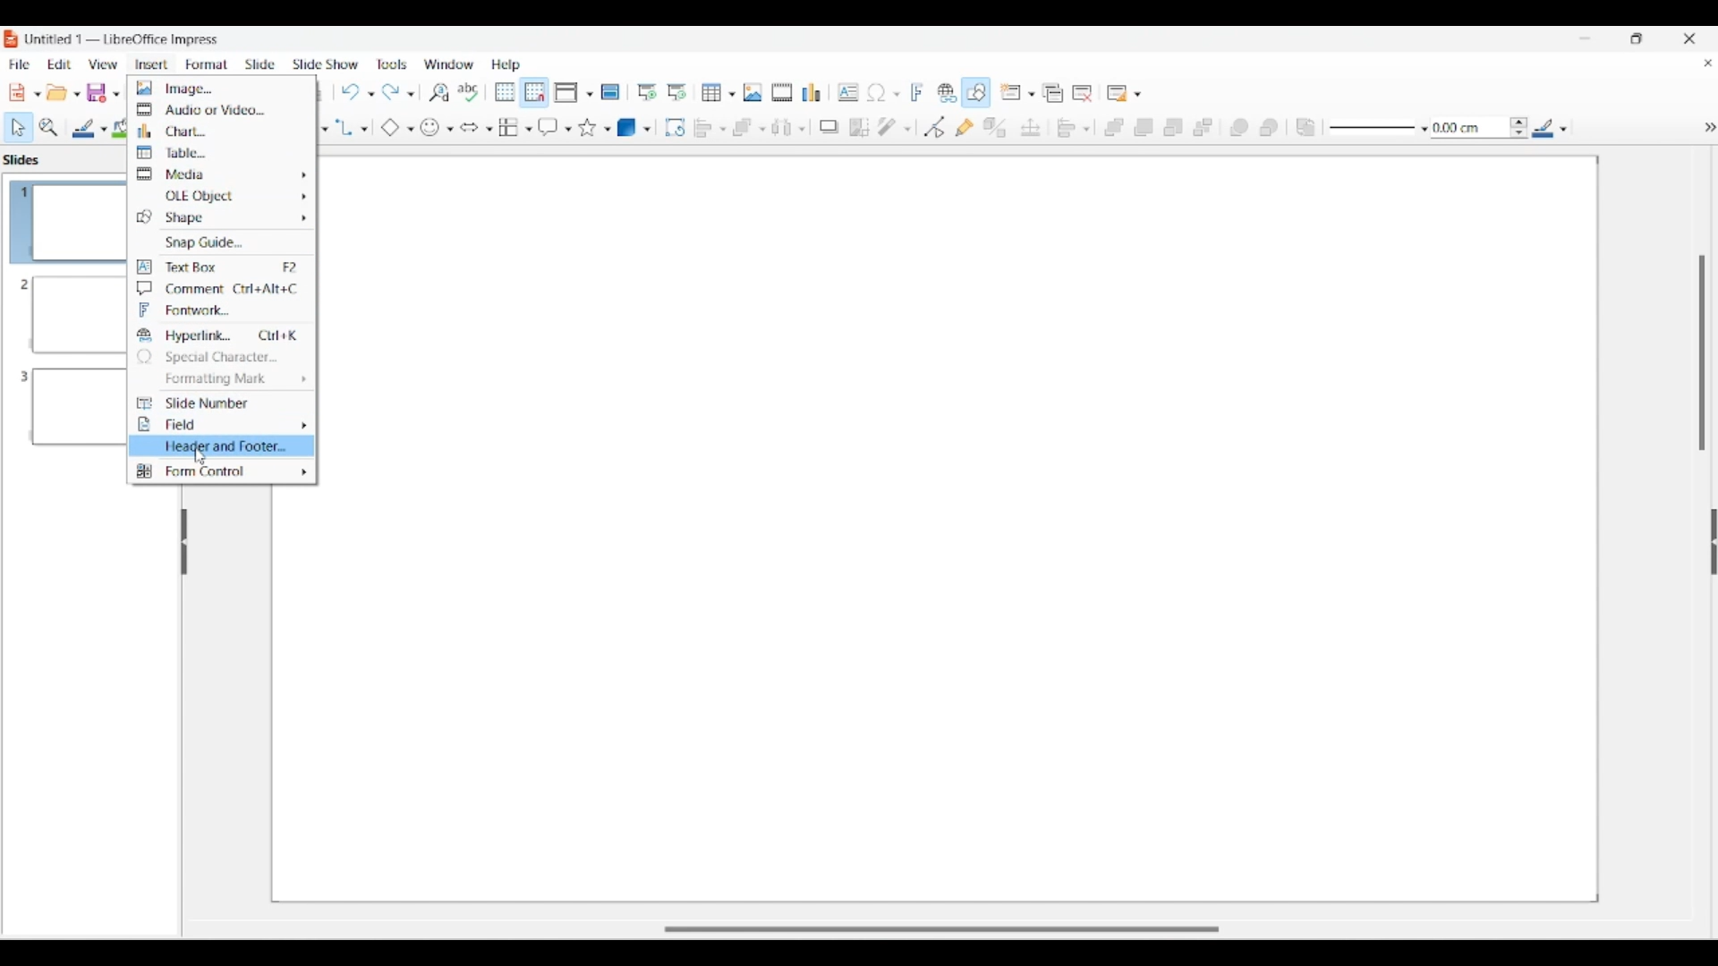 The width and height of the screenshot is (1718, 966). Describe the element at coordinates (357, 92) in the screenshot. I see `Undo options` at that location.